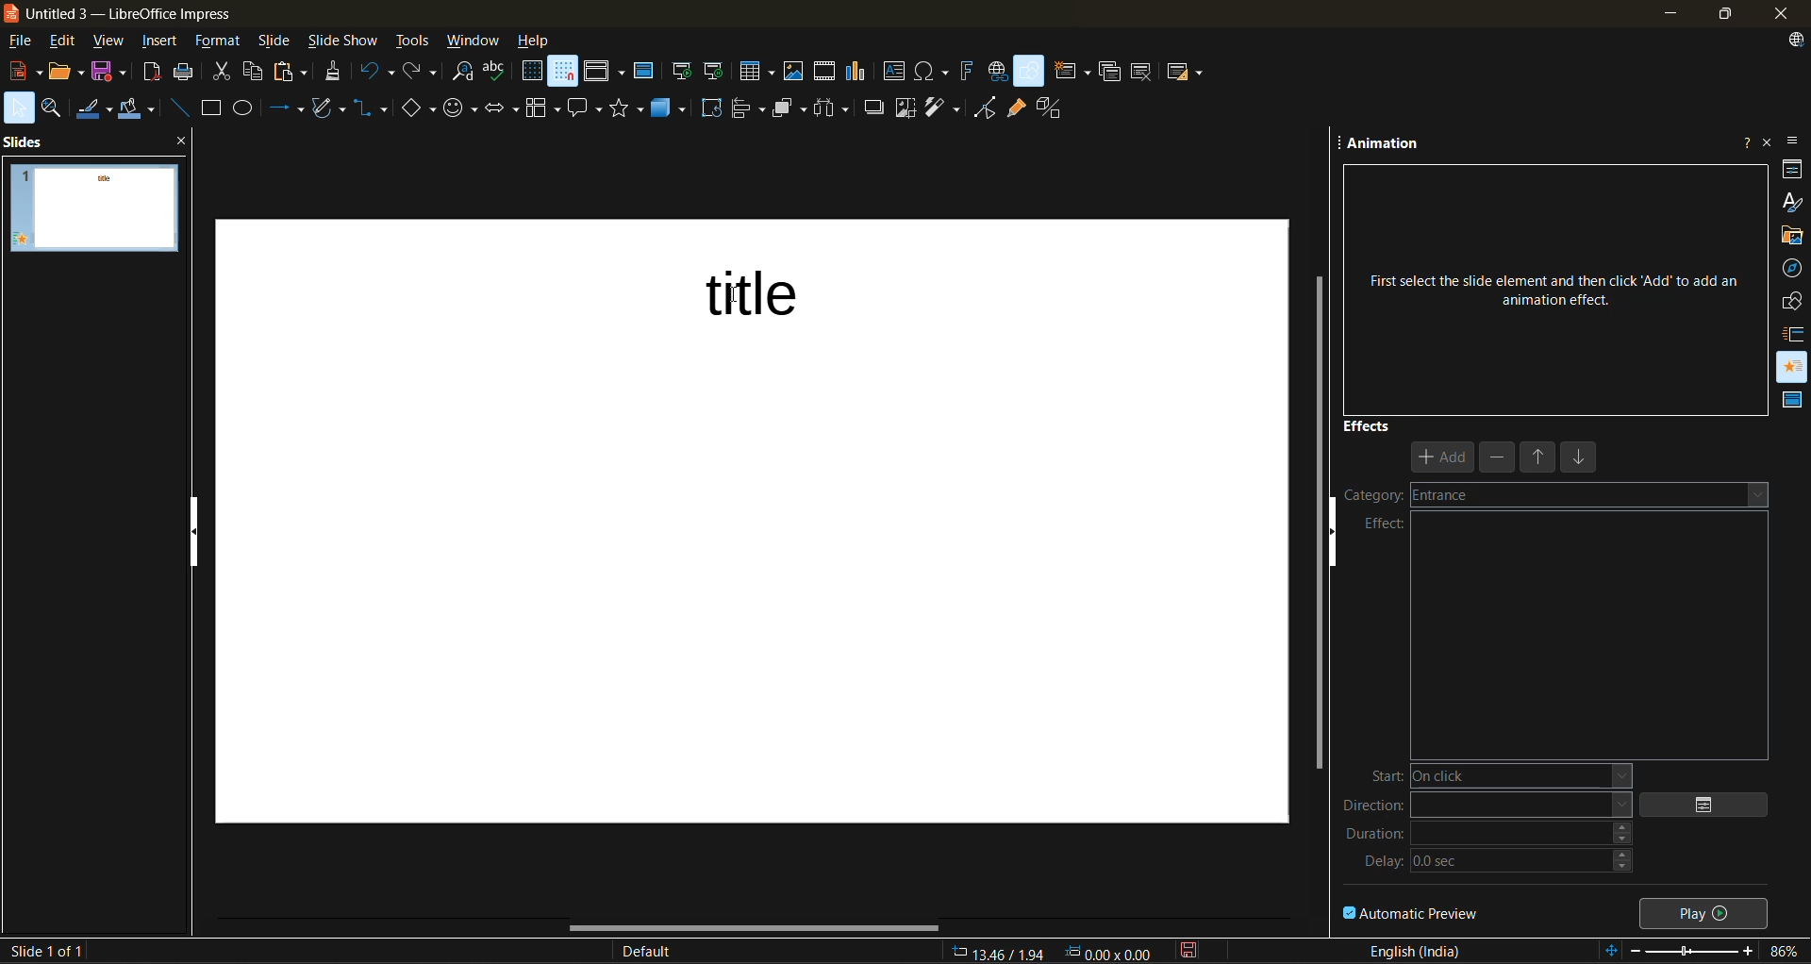 The width and height of the screenshot is (1811, 964). Describe the element at coordinates (1793, 168) in the screenshot. I see `properties` at that location.